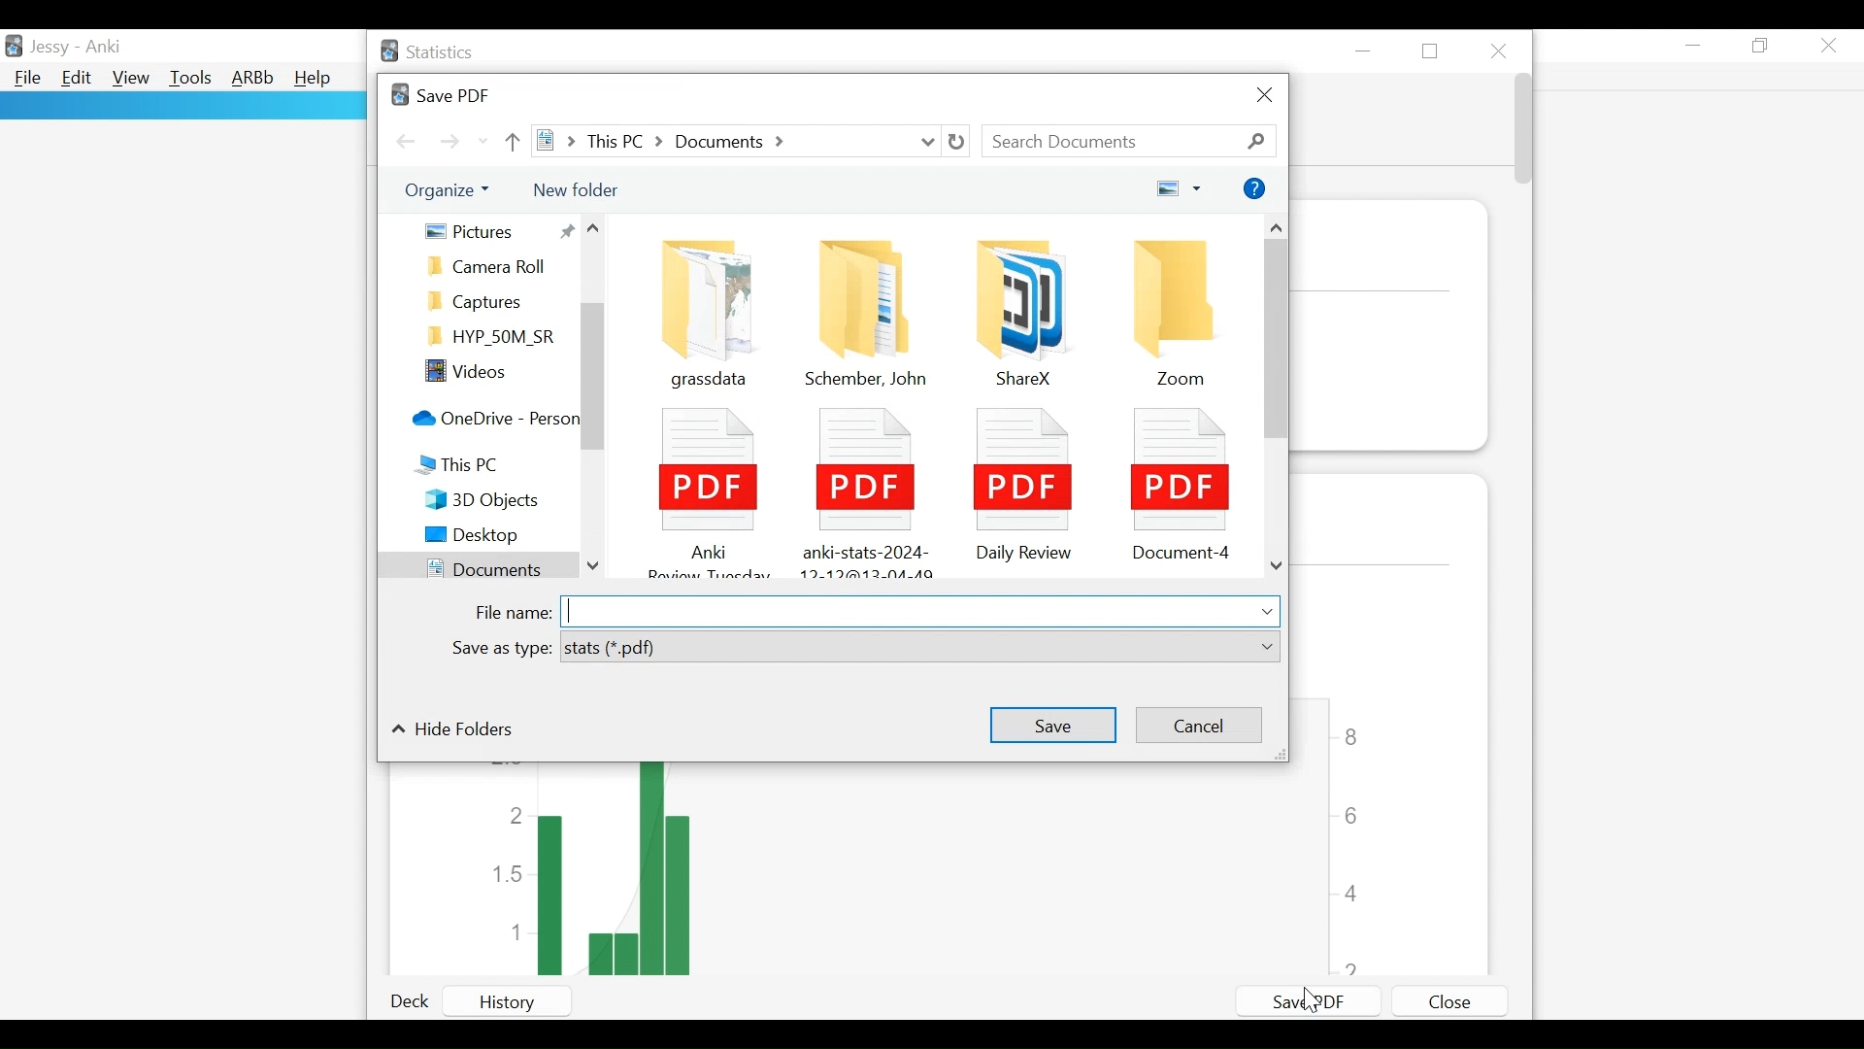 The width and height of the screenshot is (1864, 1049). I want to click on Deck, so click(416, 1002).